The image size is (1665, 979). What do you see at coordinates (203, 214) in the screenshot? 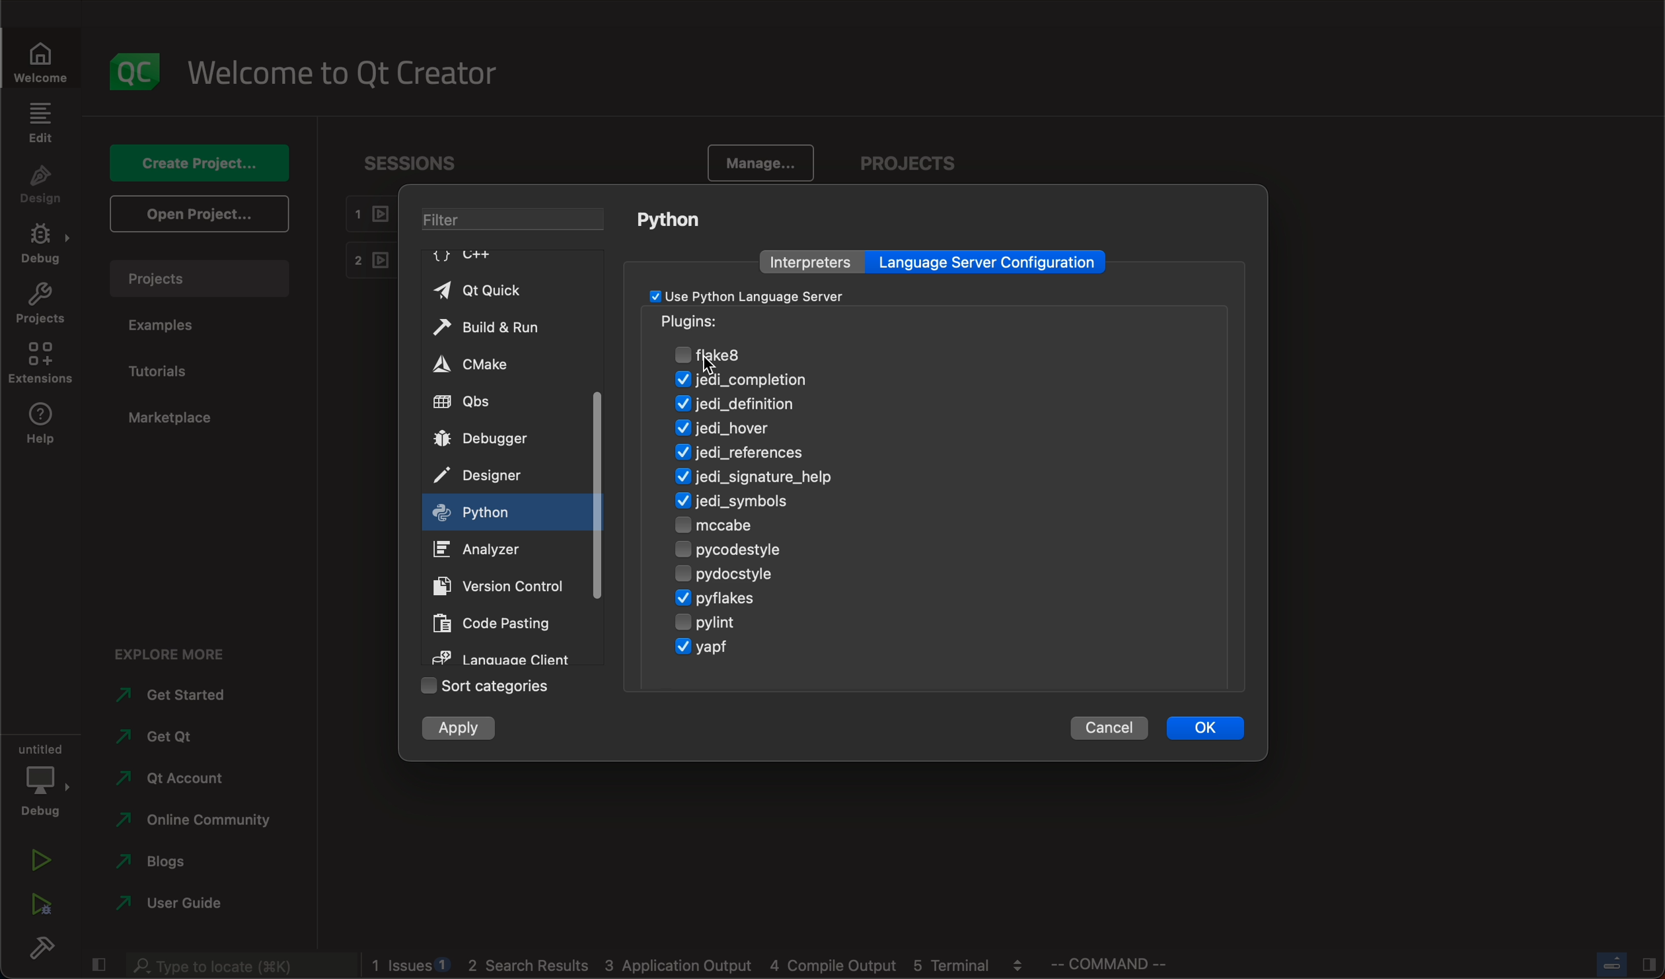
I see `open` at bounding box center [203, 214].